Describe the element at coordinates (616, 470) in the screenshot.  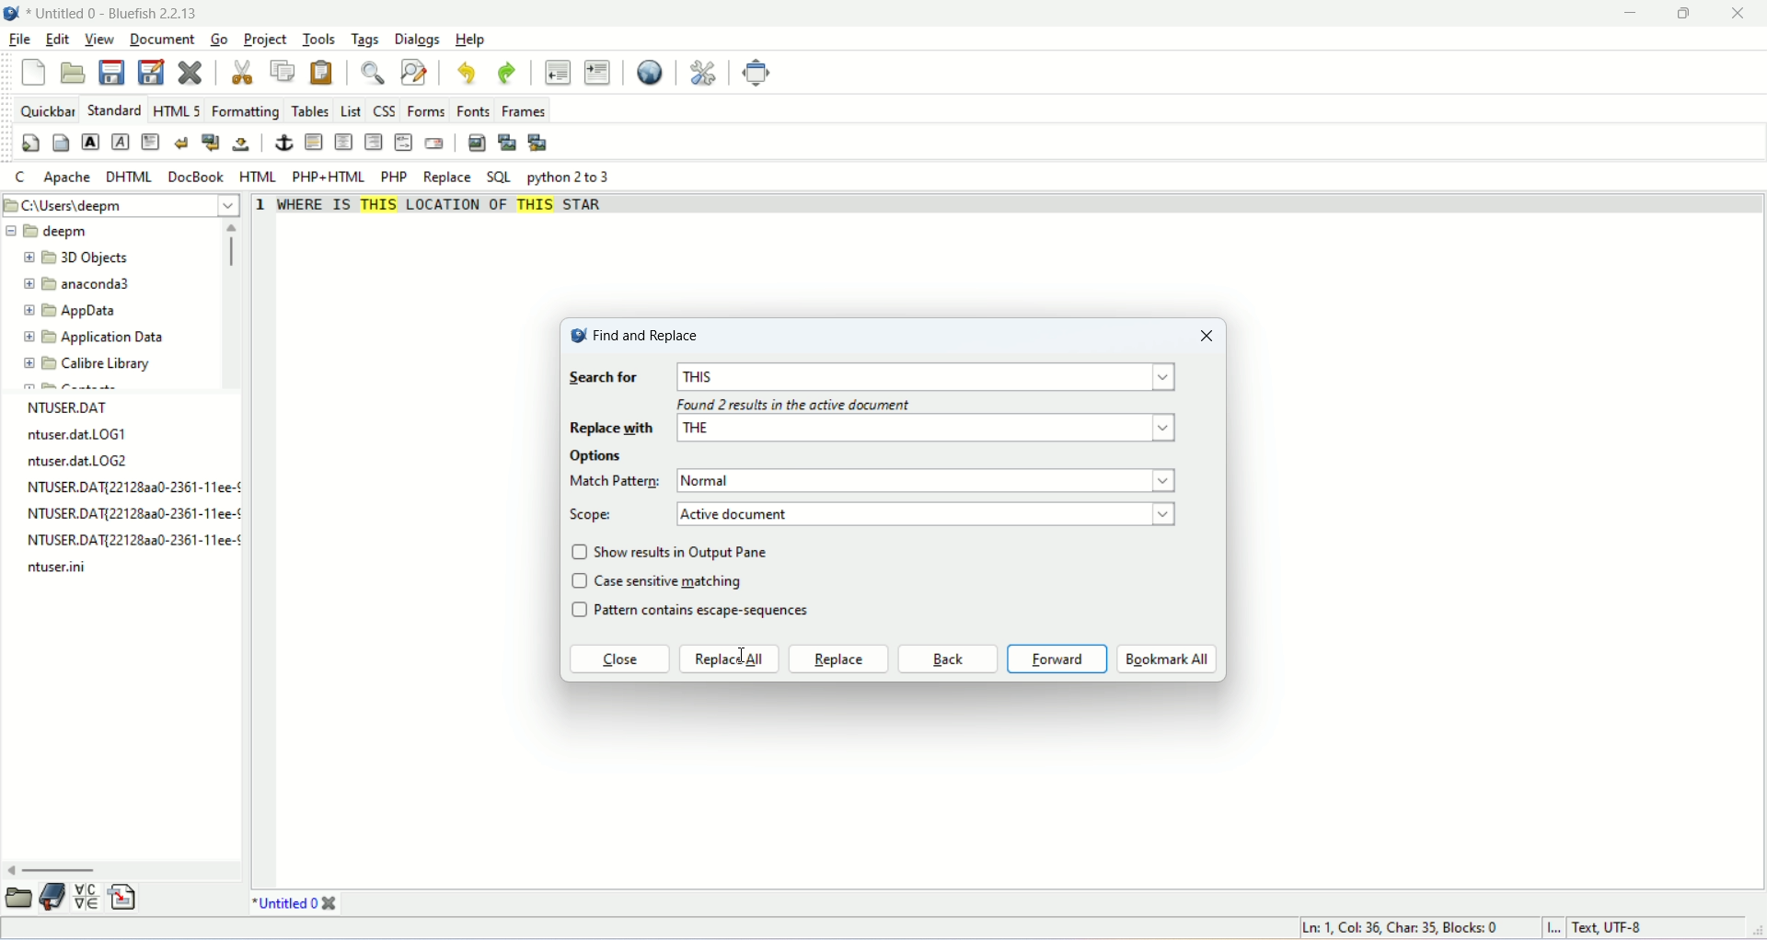
I see `options Match pattern` at that location.